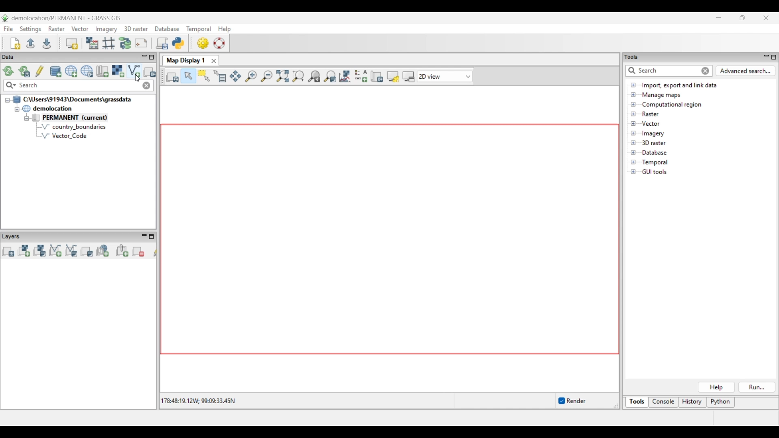  I want to click on 3D raster menu, so click(136, 28).